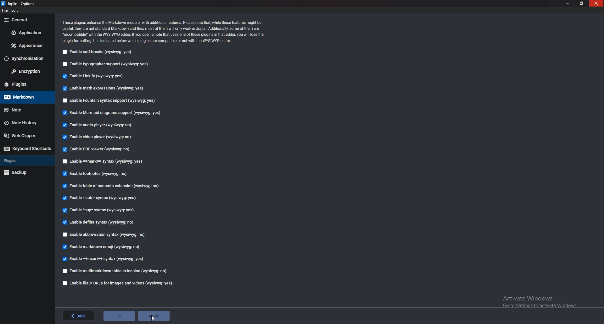 Image resolution: width=604 pixels, height=324 pixels. I want to click on Enable mermaid diagrams, so click(113, 113).